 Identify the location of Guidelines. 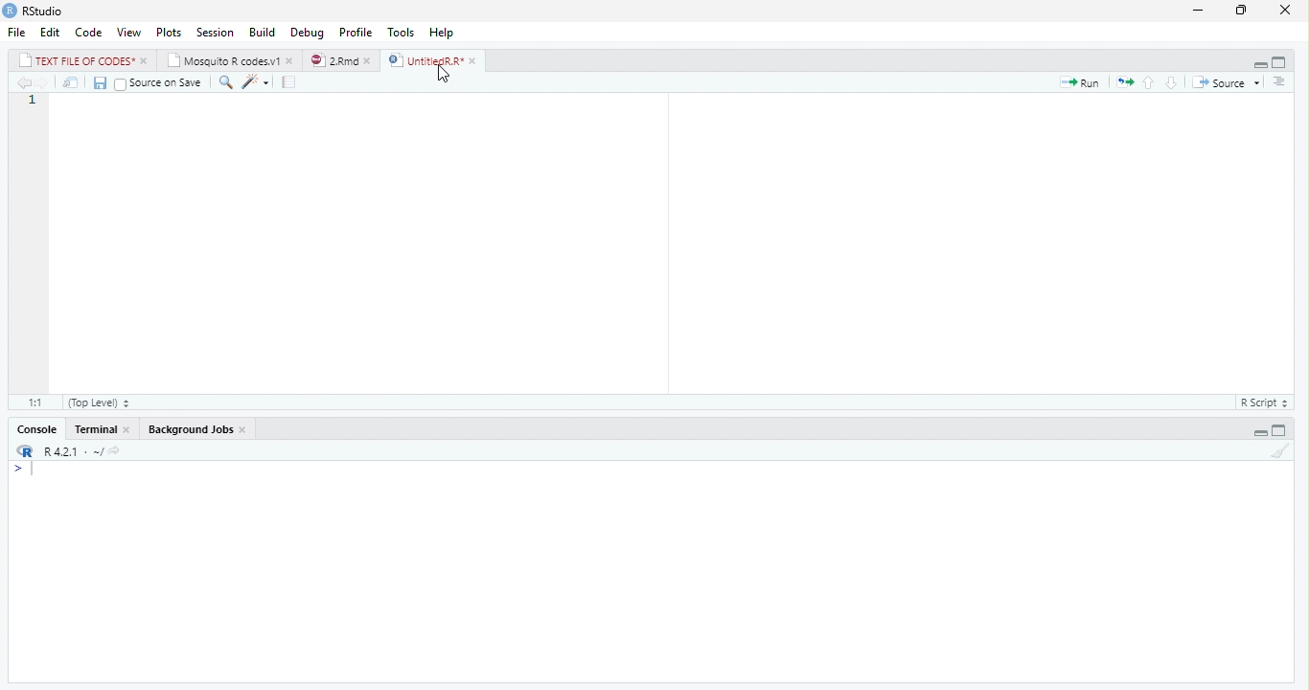
(290, 82).